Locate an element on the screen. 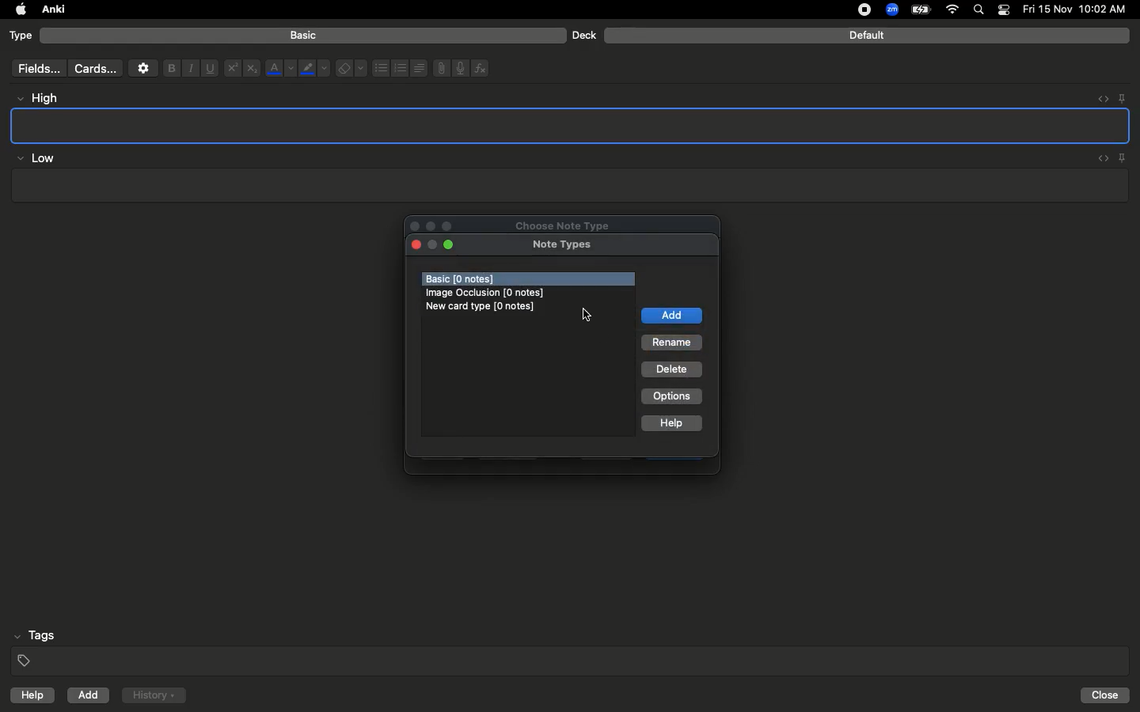 This screenshot has width=1140, height=712. Basic is located at coordinates (304, 36).